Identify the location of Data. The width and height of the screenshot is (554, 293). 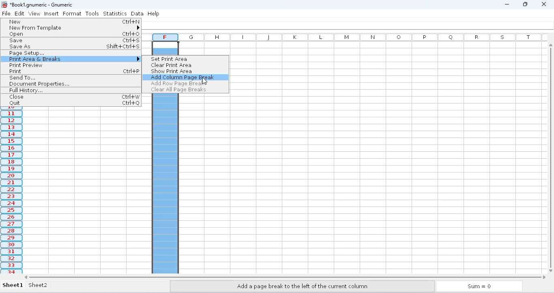
(137, 13).